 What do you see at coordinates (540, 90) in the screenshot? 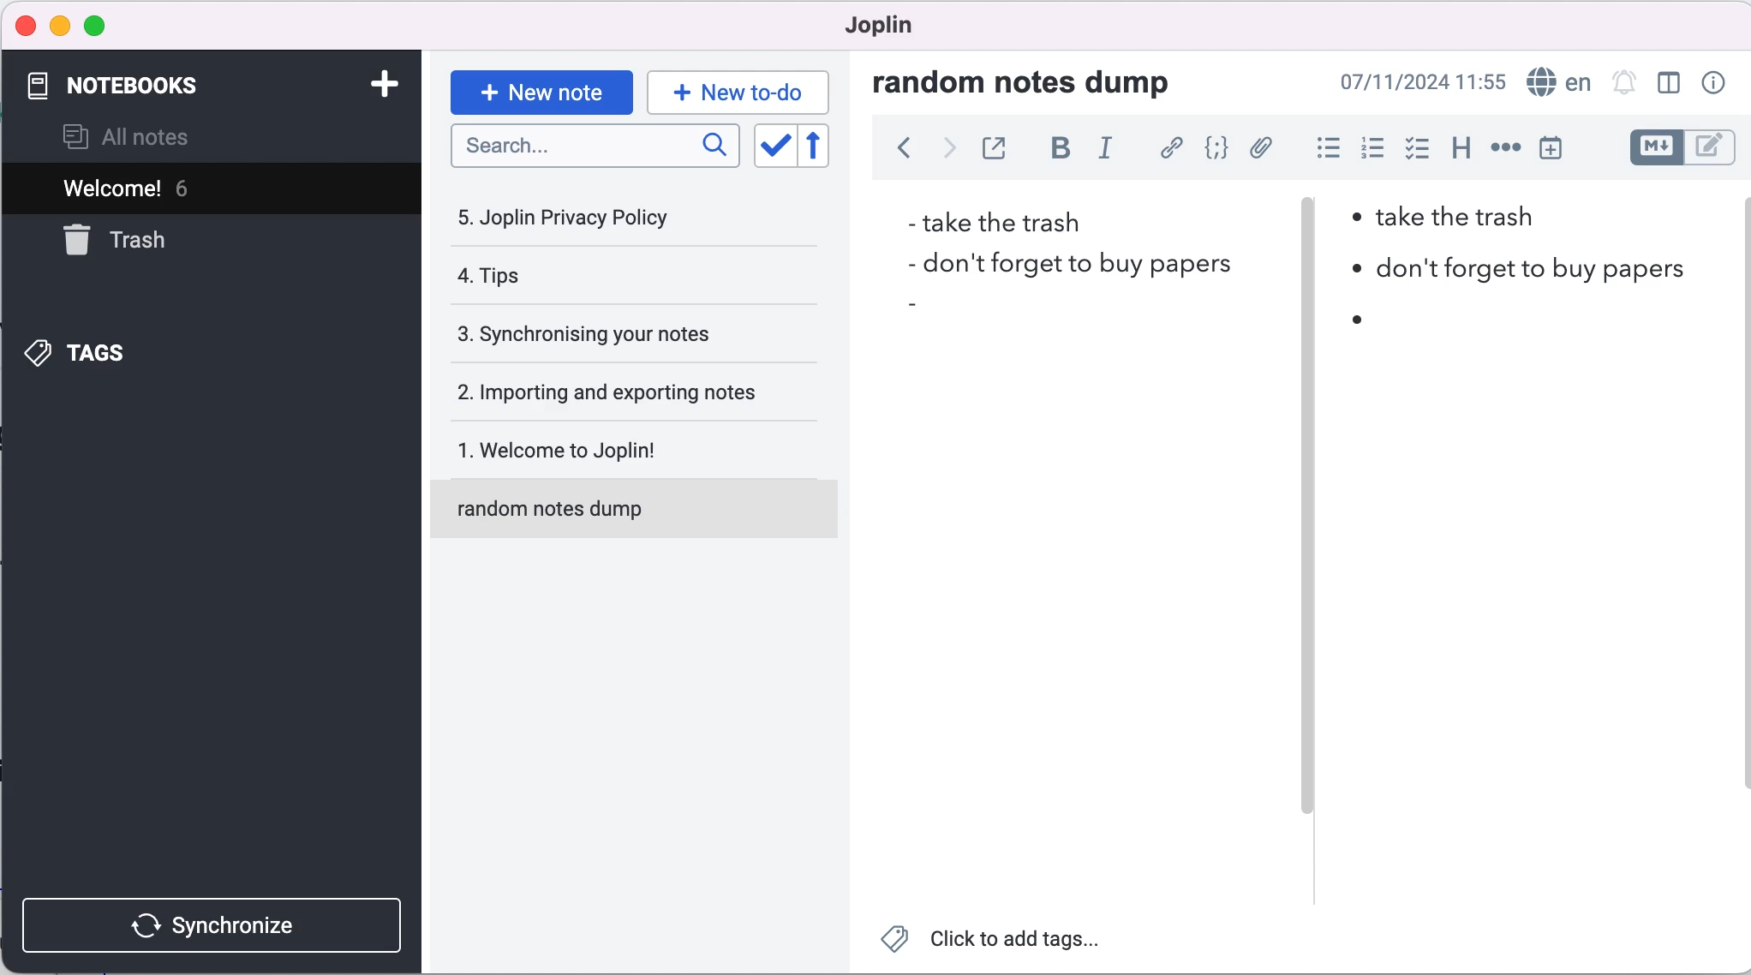
I see `new note` at bounding box center [540, 90].